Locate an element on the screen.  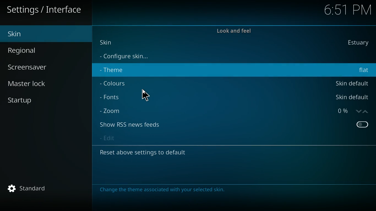
edit is located at coordinates (108, 139).